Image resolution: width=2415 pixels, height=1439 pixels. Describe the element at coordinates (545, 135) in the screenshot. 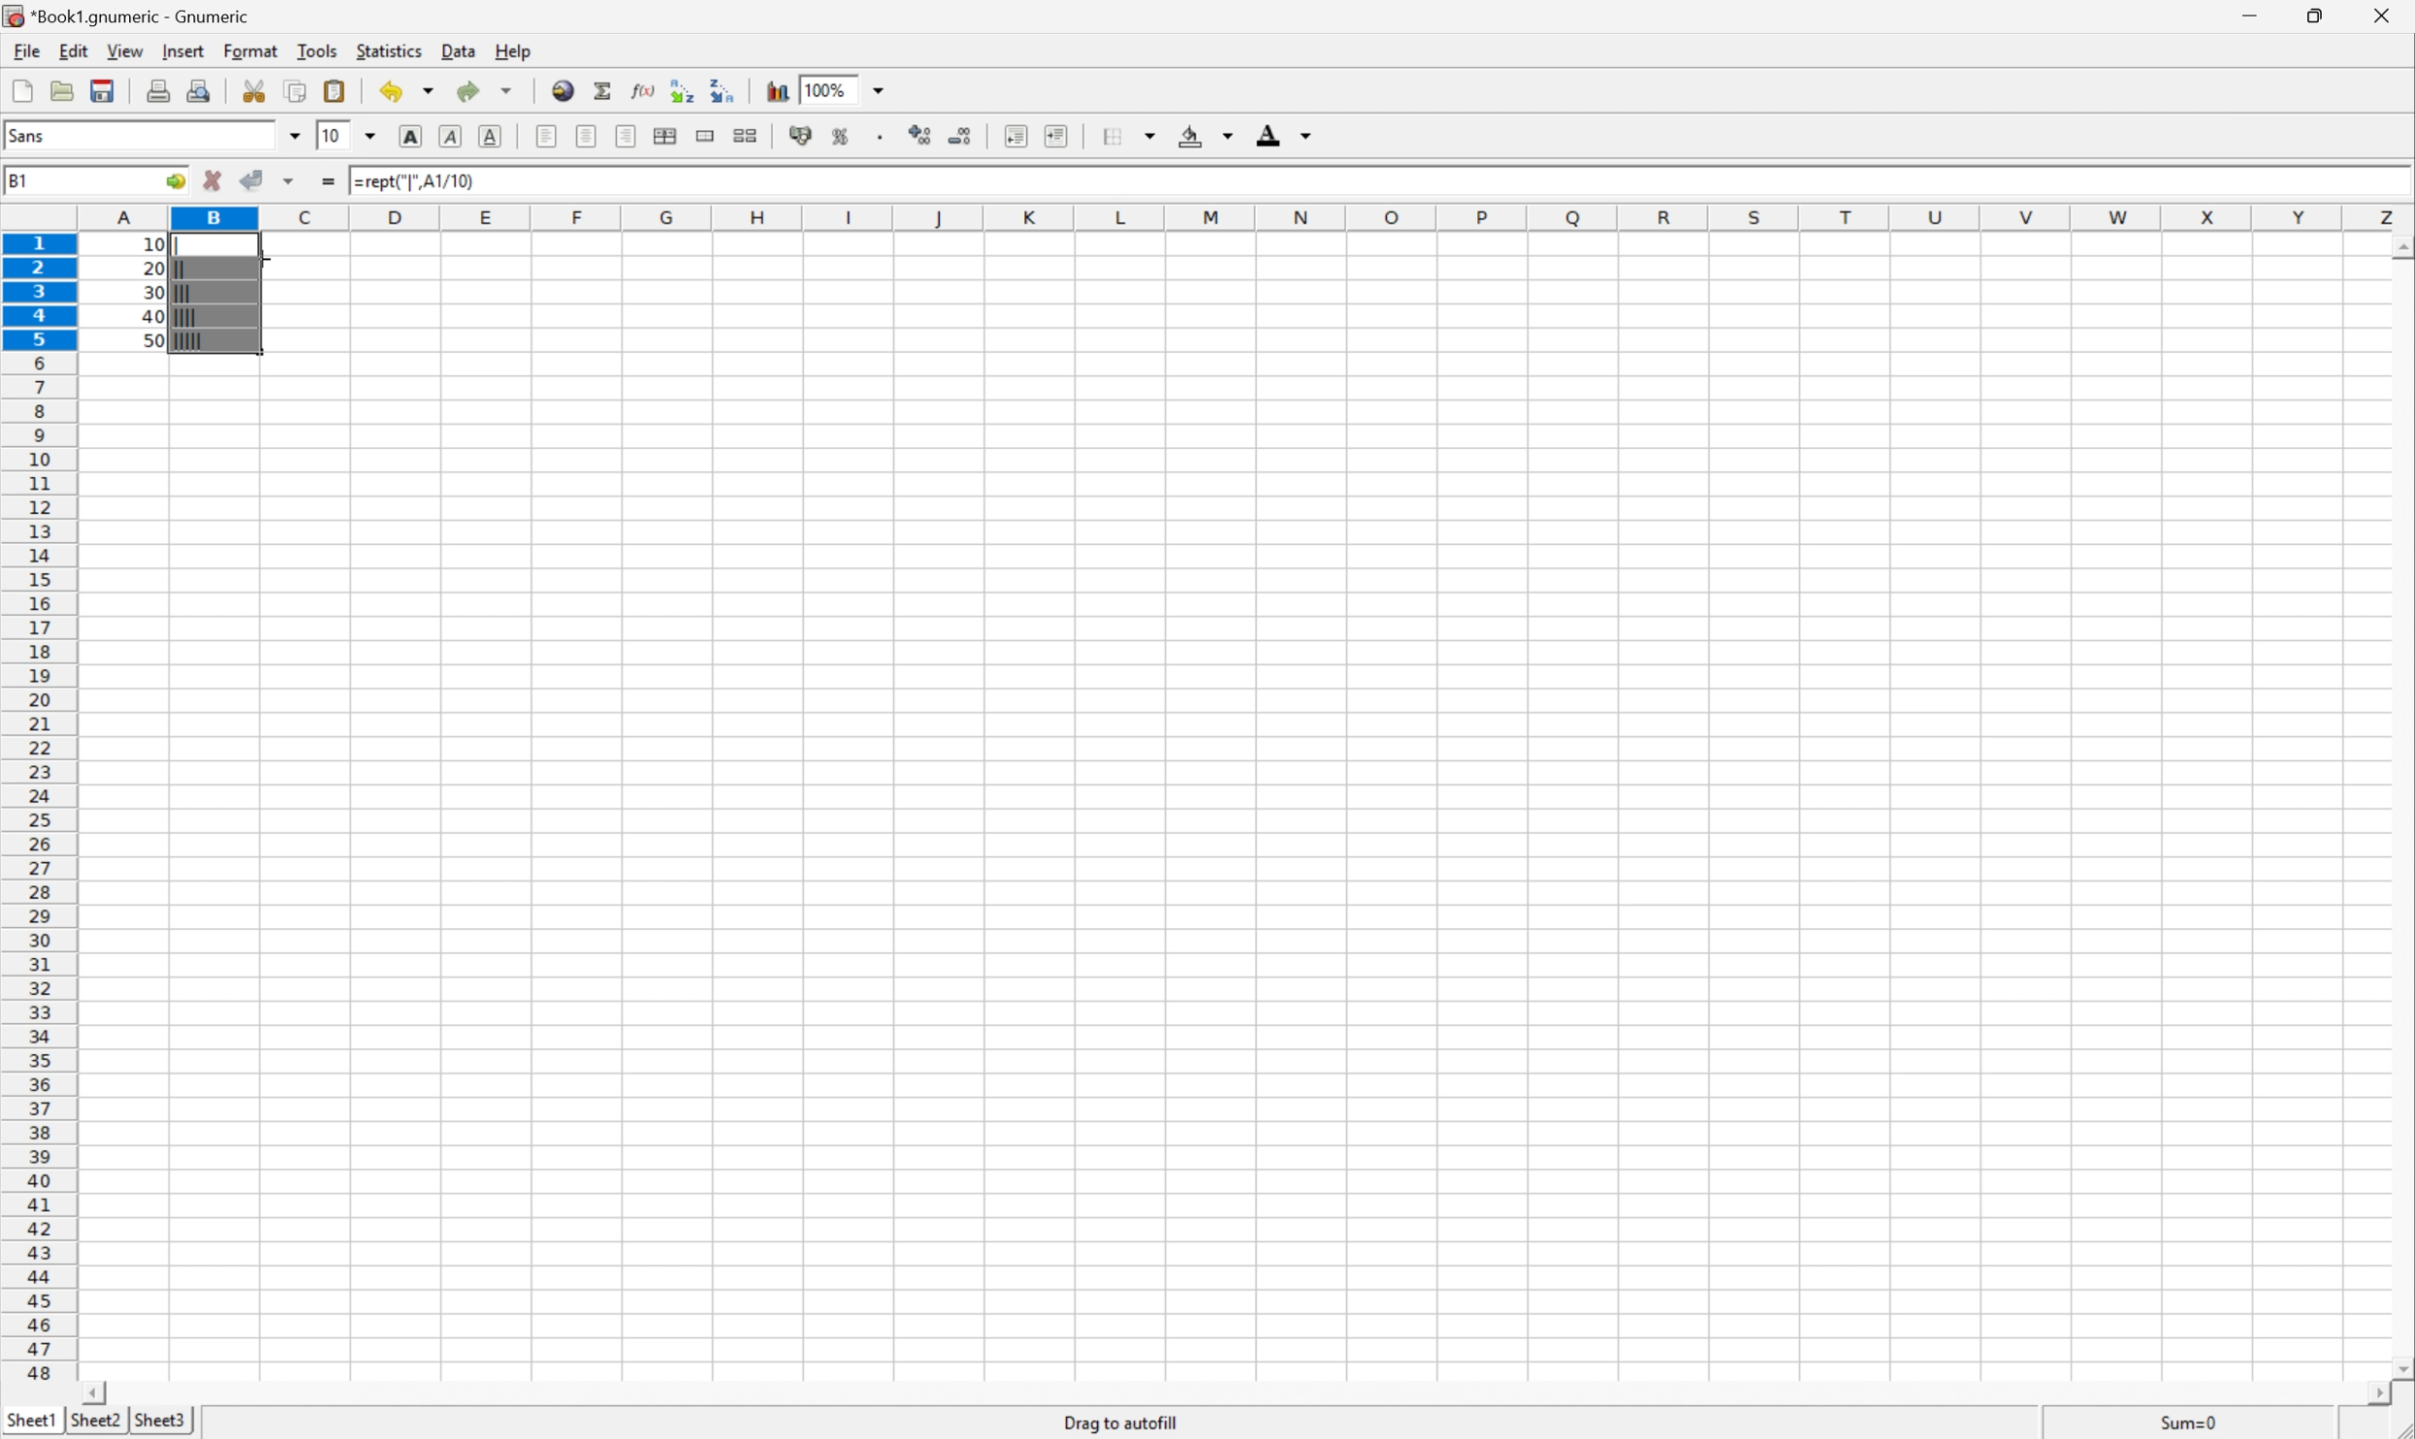

I see `Align Left` at that location.